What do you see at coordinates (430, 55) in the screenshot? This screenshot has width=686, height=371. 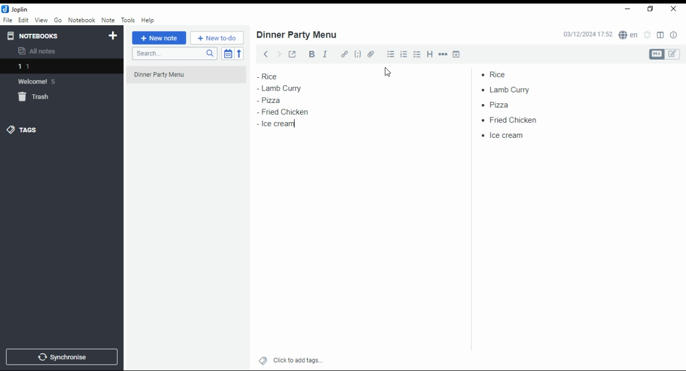 I see `heading` at bounding box center [430, 55].